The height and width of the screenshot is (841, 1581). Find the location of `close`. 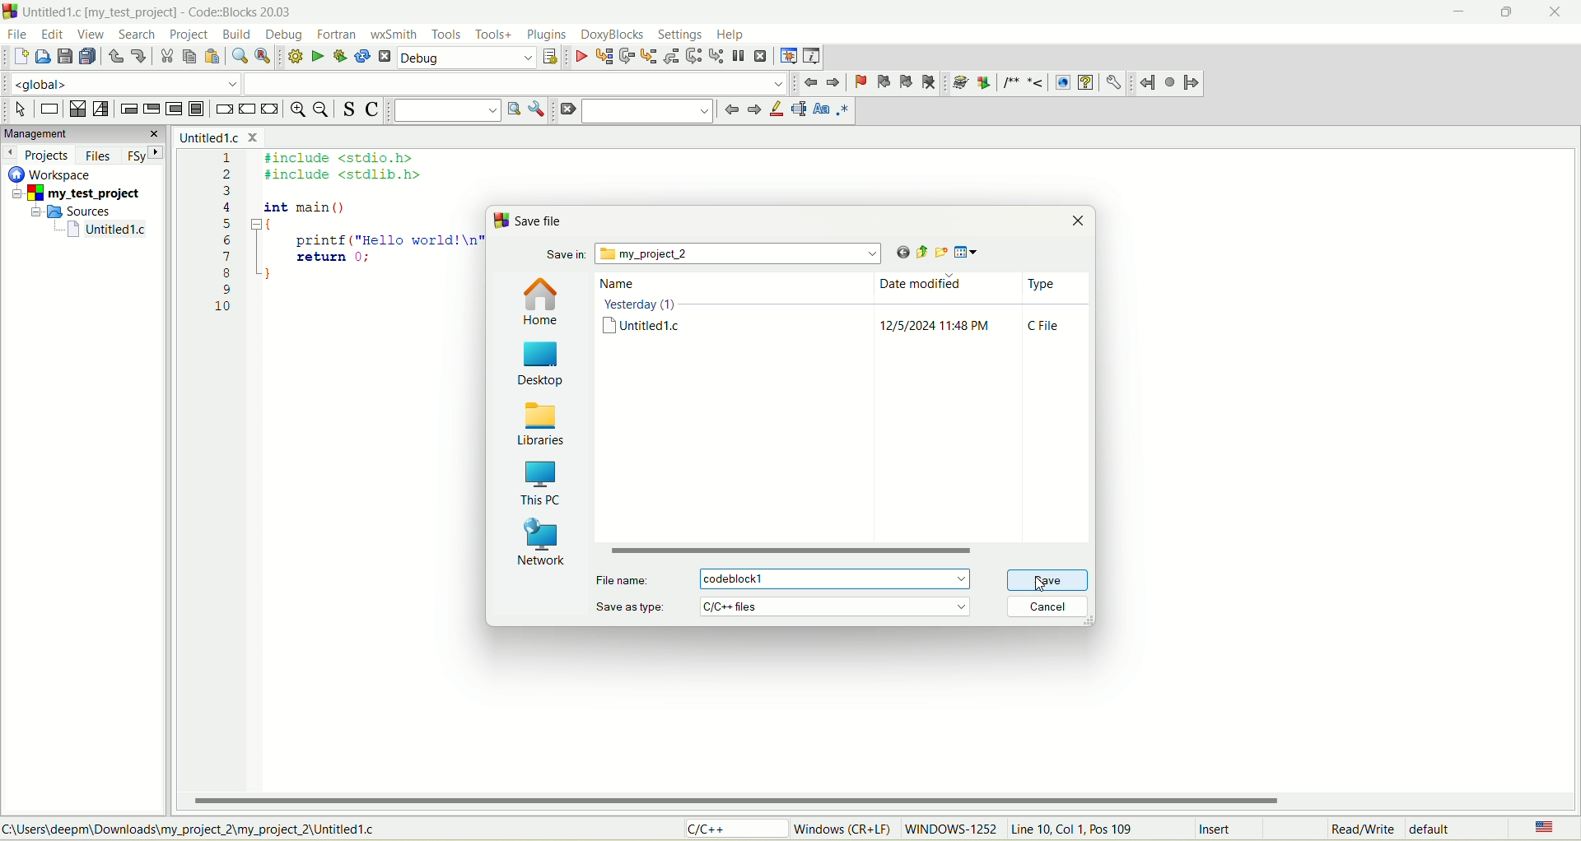

close is located at coordinates (1081, 222).